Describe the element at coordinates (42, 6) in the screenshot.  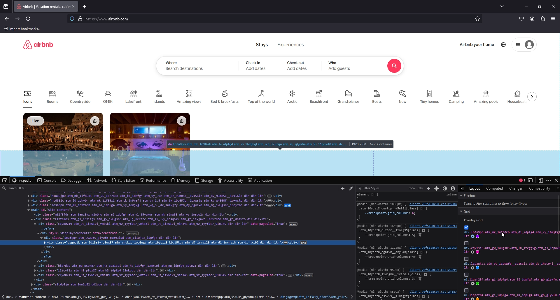
I see `tab` at that location.